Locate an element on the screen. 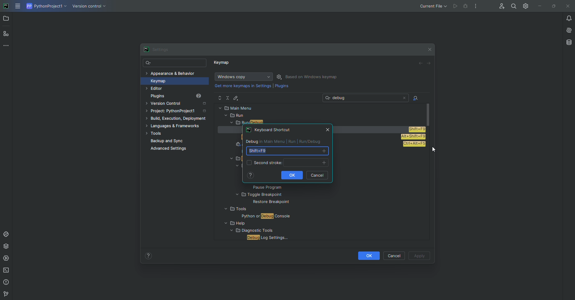 Image resolution: width=575 pixels, height=300 pixels. Settings is located at coordinates (280, 77).